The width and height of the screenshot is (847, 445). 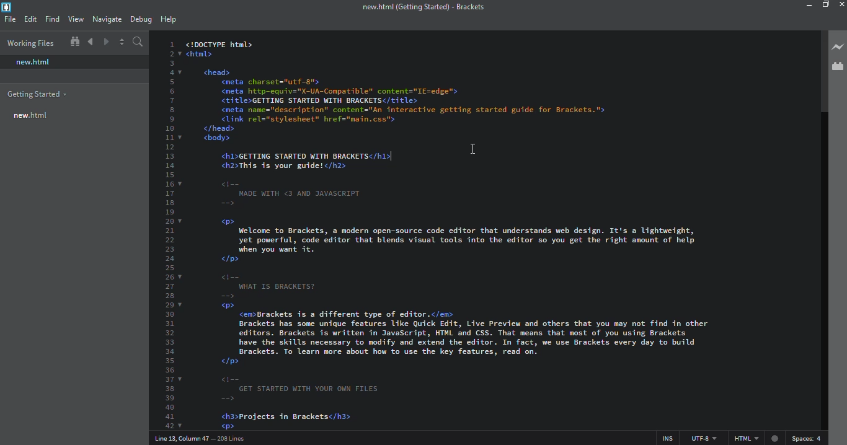 What do you see at coordinates (167, 234) in the screenshot?
I see `line number` at bounding box center [167, 234].